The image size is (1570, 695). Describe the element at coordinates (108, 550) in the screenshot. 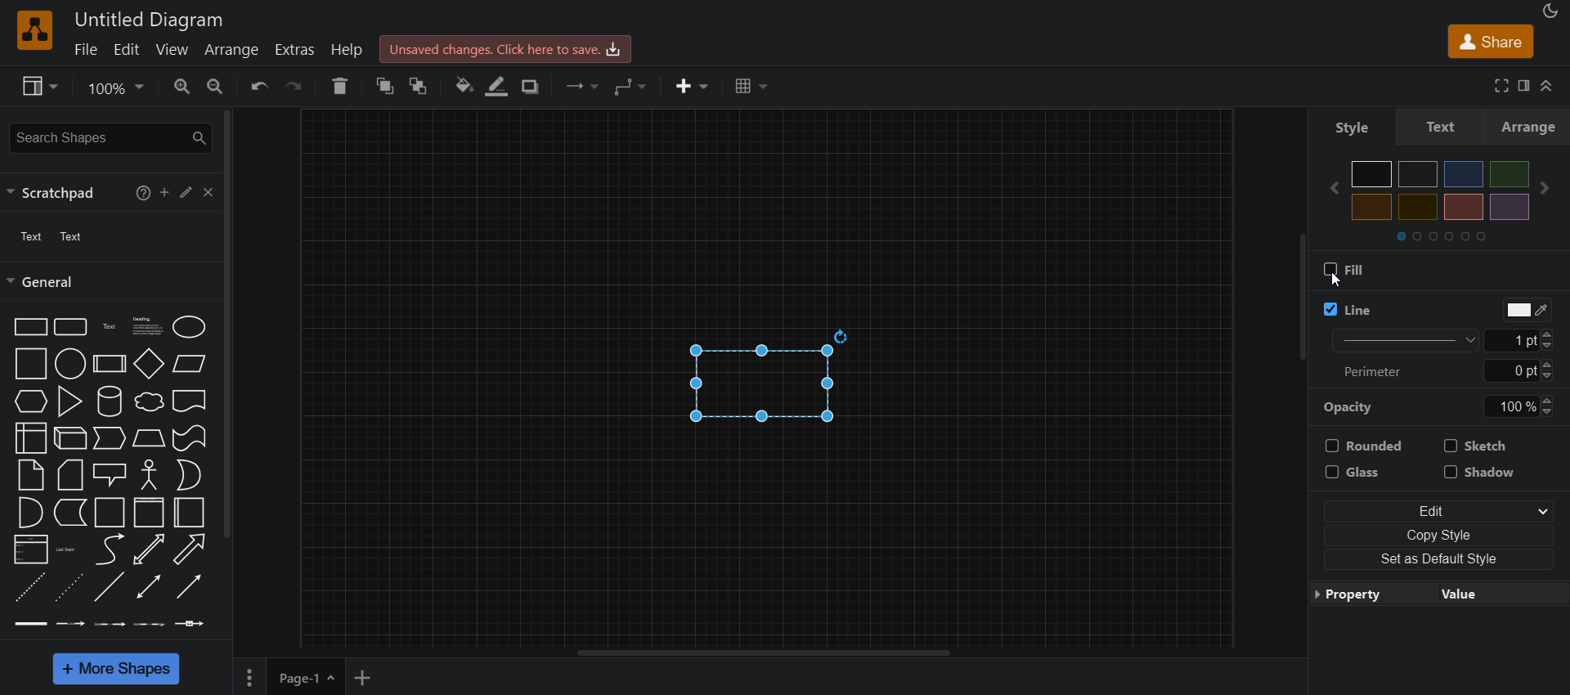

I see `curve` at that location.